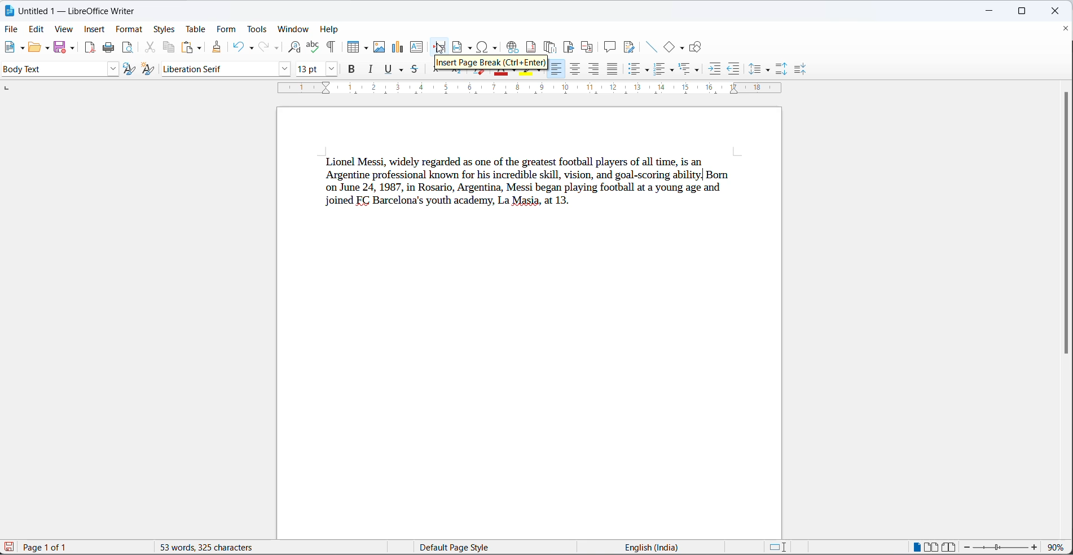 The image size is (1073, 555). Describe the element at coordinates (217, 47) in the screenshot. I see `clone formatting` at that location.